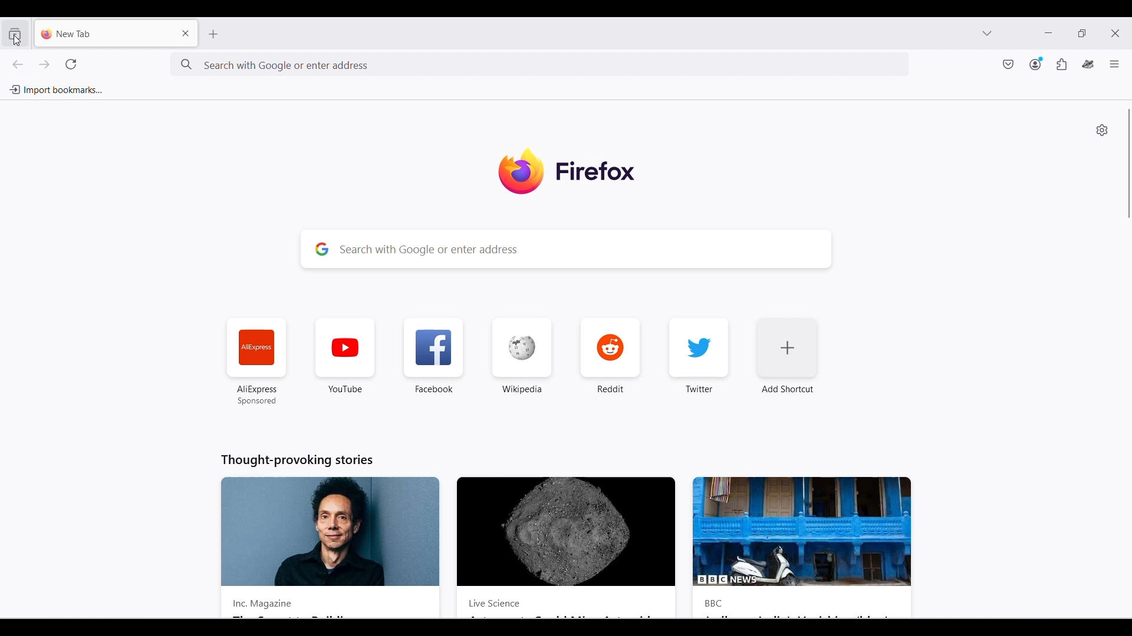 The height and width of the screenshot is (636, 1132). Describe the element at coordinates (1036, 64) in the screenshot. I see `Account` at that location.